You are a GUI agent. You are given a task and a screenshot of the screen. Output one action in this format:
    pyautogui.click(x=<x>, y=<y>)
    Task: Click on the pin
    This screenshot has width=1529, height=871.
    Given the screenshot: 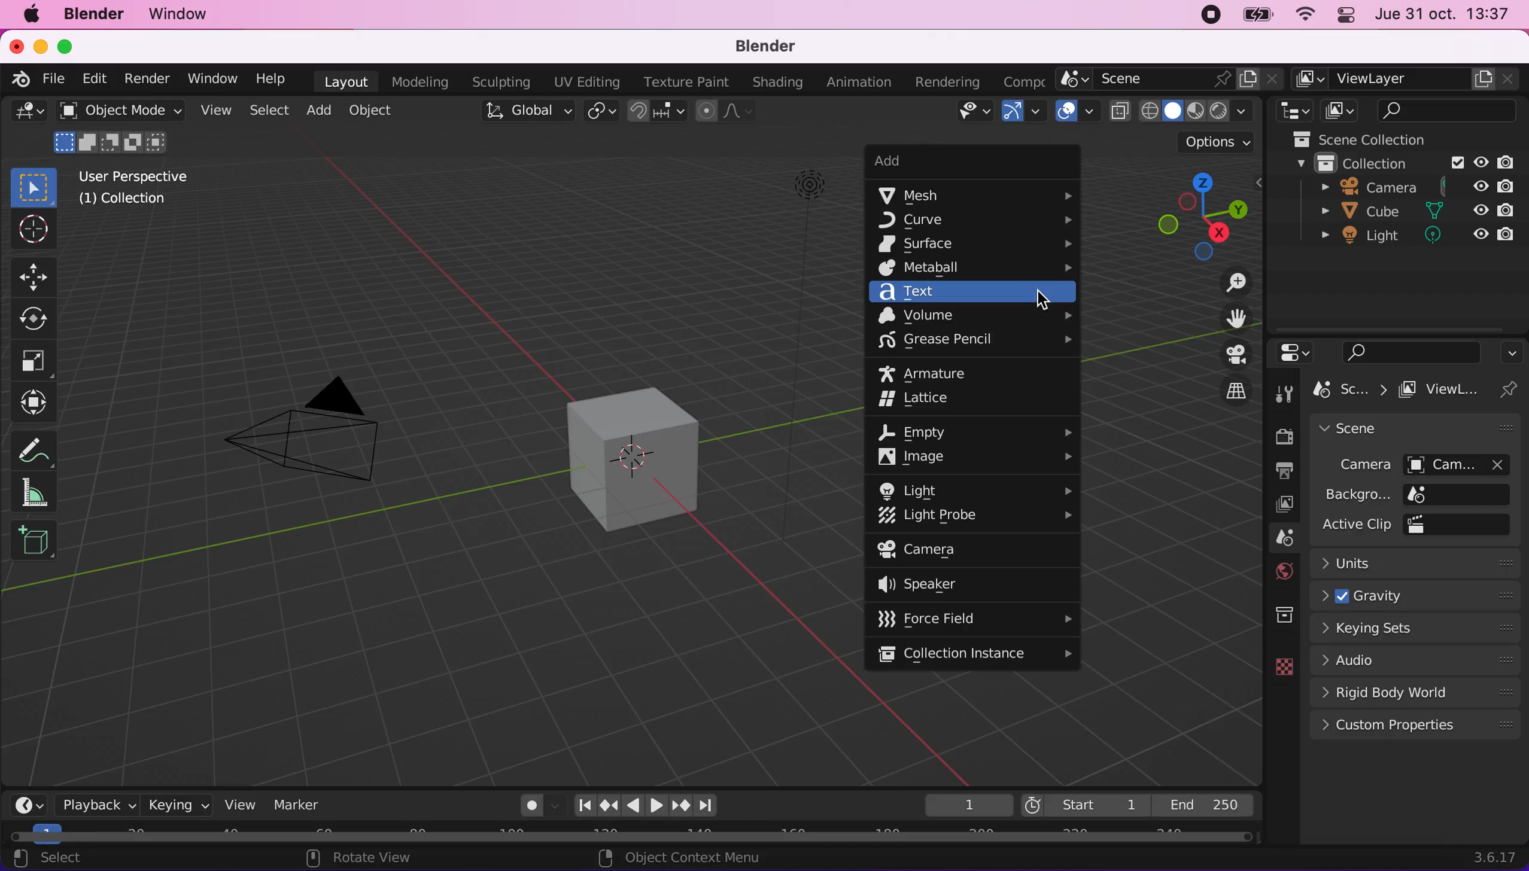 What is the action you would take?
    pyautogui.click(x=1513, y=389)
    